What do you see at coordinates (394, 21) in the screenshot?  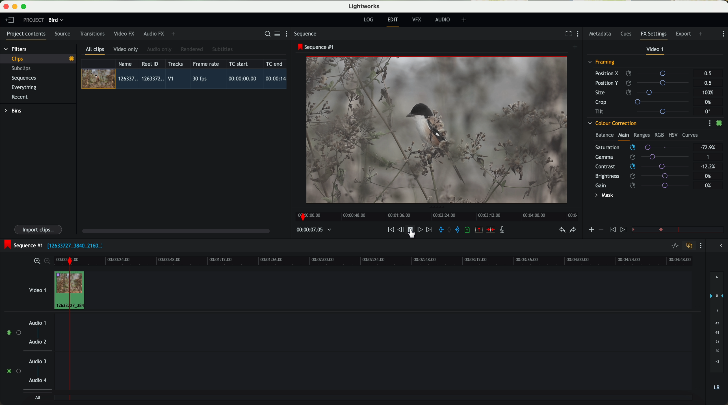 I see `edit` at bounding box center [394, 21].